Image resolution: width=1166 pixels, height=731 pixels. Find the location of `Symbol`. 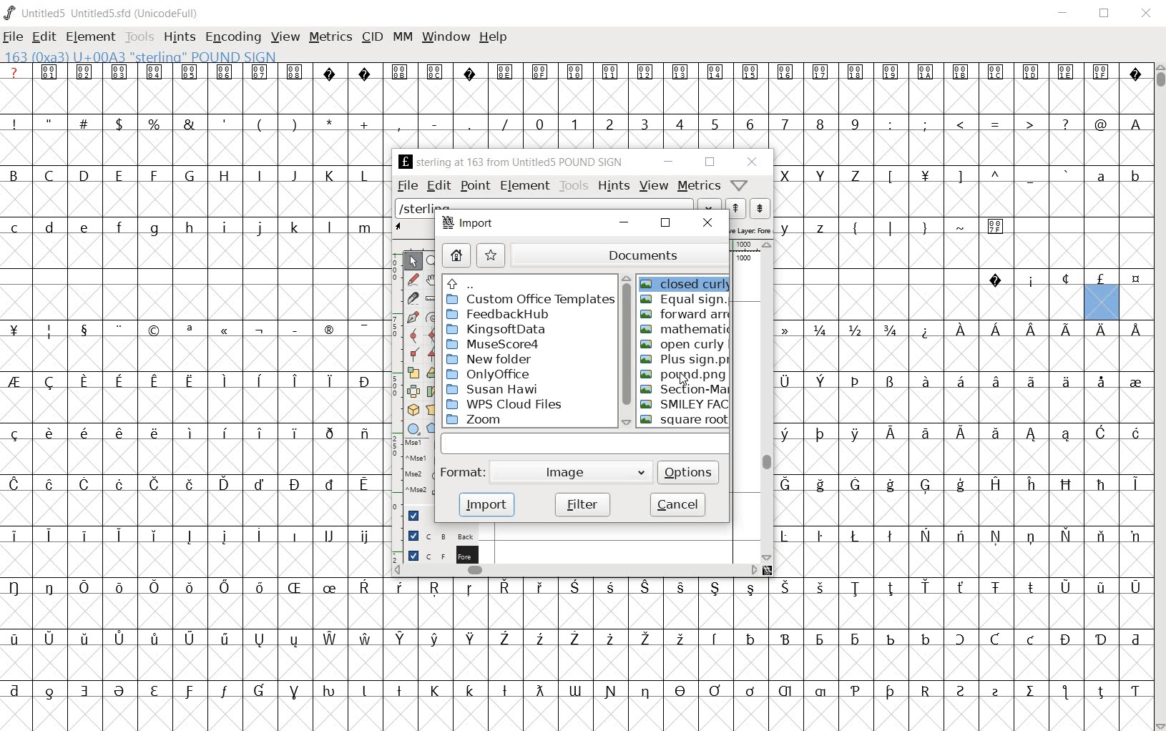

Symbol is located at coordinates (996, 437).